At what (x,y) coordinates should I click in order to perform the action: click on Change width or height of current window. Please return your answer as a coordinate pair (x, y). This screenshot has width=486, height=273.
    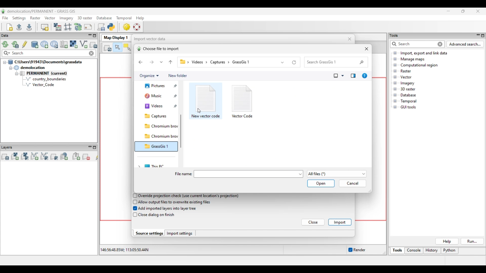
    Looking at the image, I should click on (369, 191).